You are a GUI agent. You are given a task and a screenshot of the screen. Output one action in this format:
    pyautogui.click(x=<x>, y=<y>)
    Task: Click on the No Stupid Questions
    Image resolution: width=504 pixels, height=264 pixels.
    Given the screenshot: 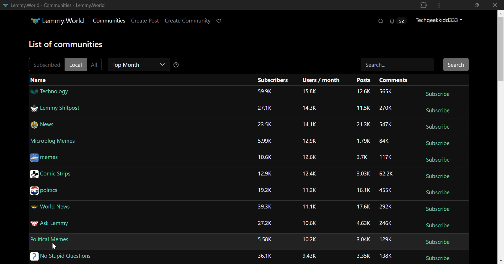 What is the action you would take?
    pyautogui.click(x=61, y=257)
    